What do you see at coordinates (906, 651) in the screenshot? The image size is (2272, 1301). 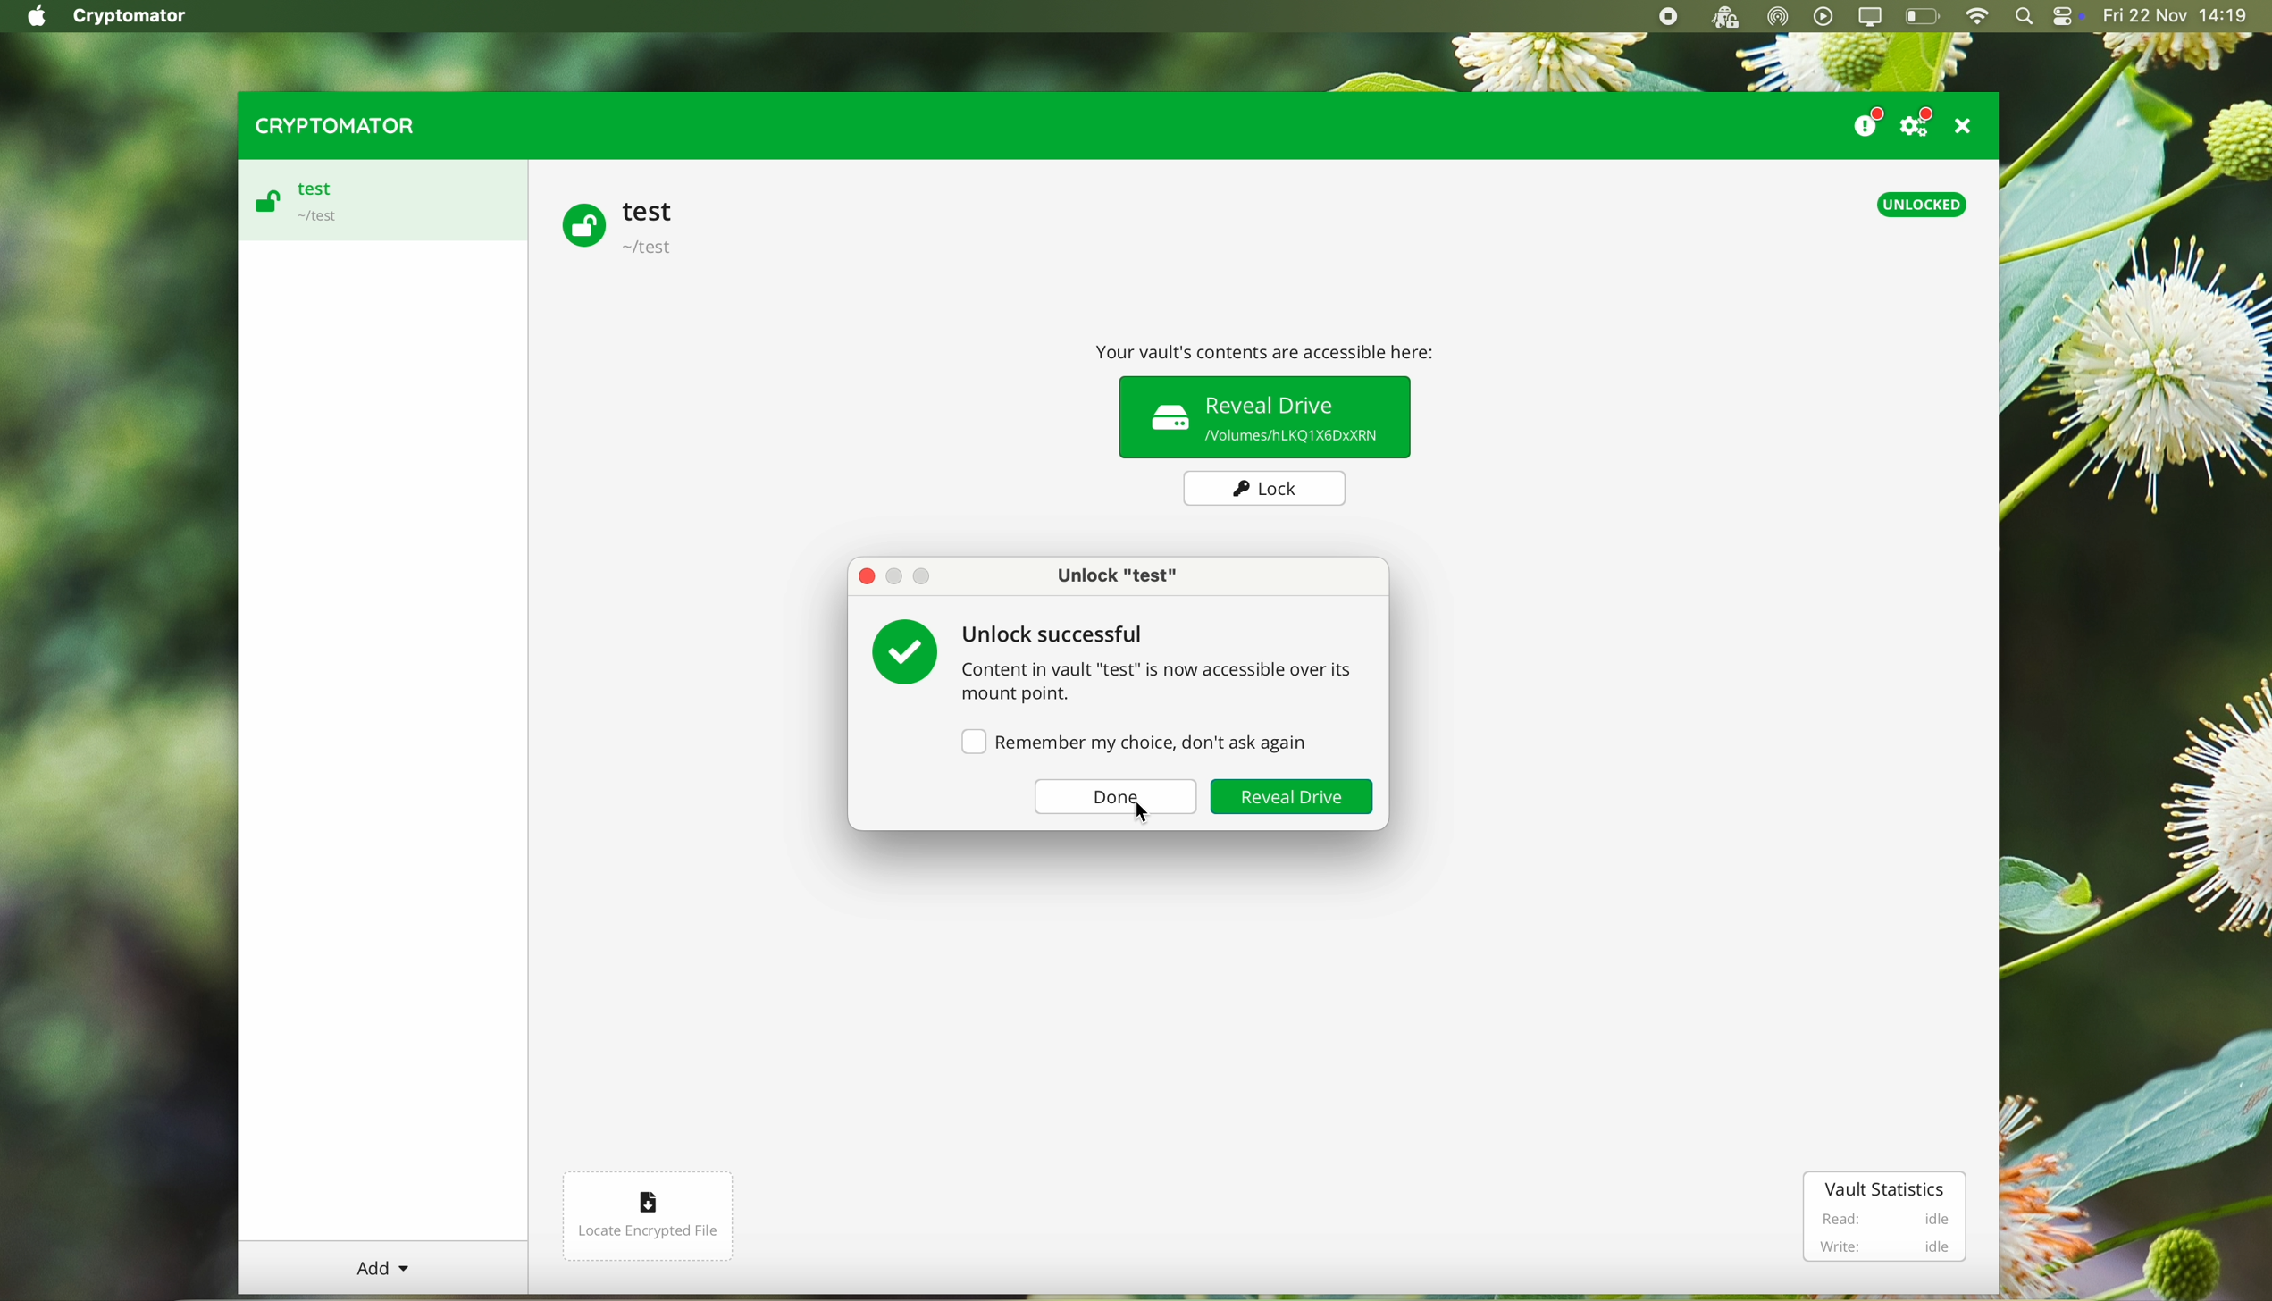 I see `tick green` at bounding box center [906, 651].